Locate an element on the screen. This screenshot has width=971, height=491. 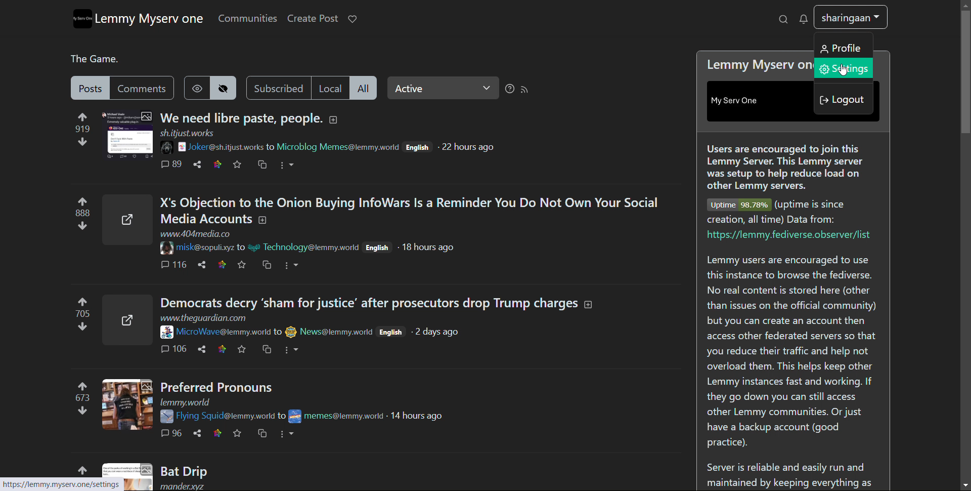
poster display picture is located at coordinates (164, 249).